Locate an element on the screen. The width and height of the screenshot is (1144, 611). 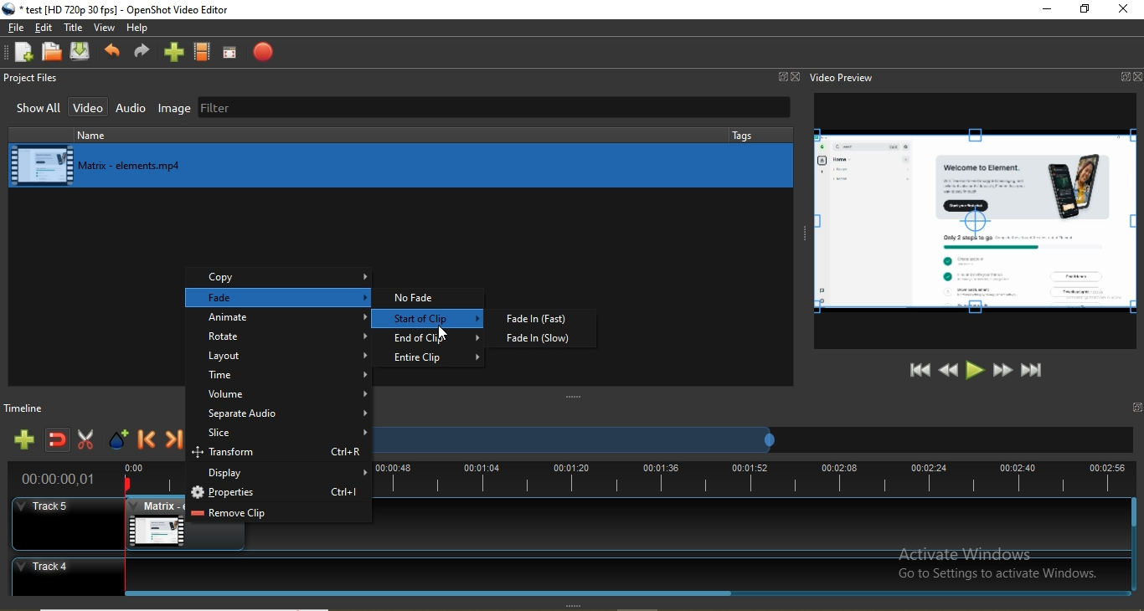
time is located at coordinates (60, 480).